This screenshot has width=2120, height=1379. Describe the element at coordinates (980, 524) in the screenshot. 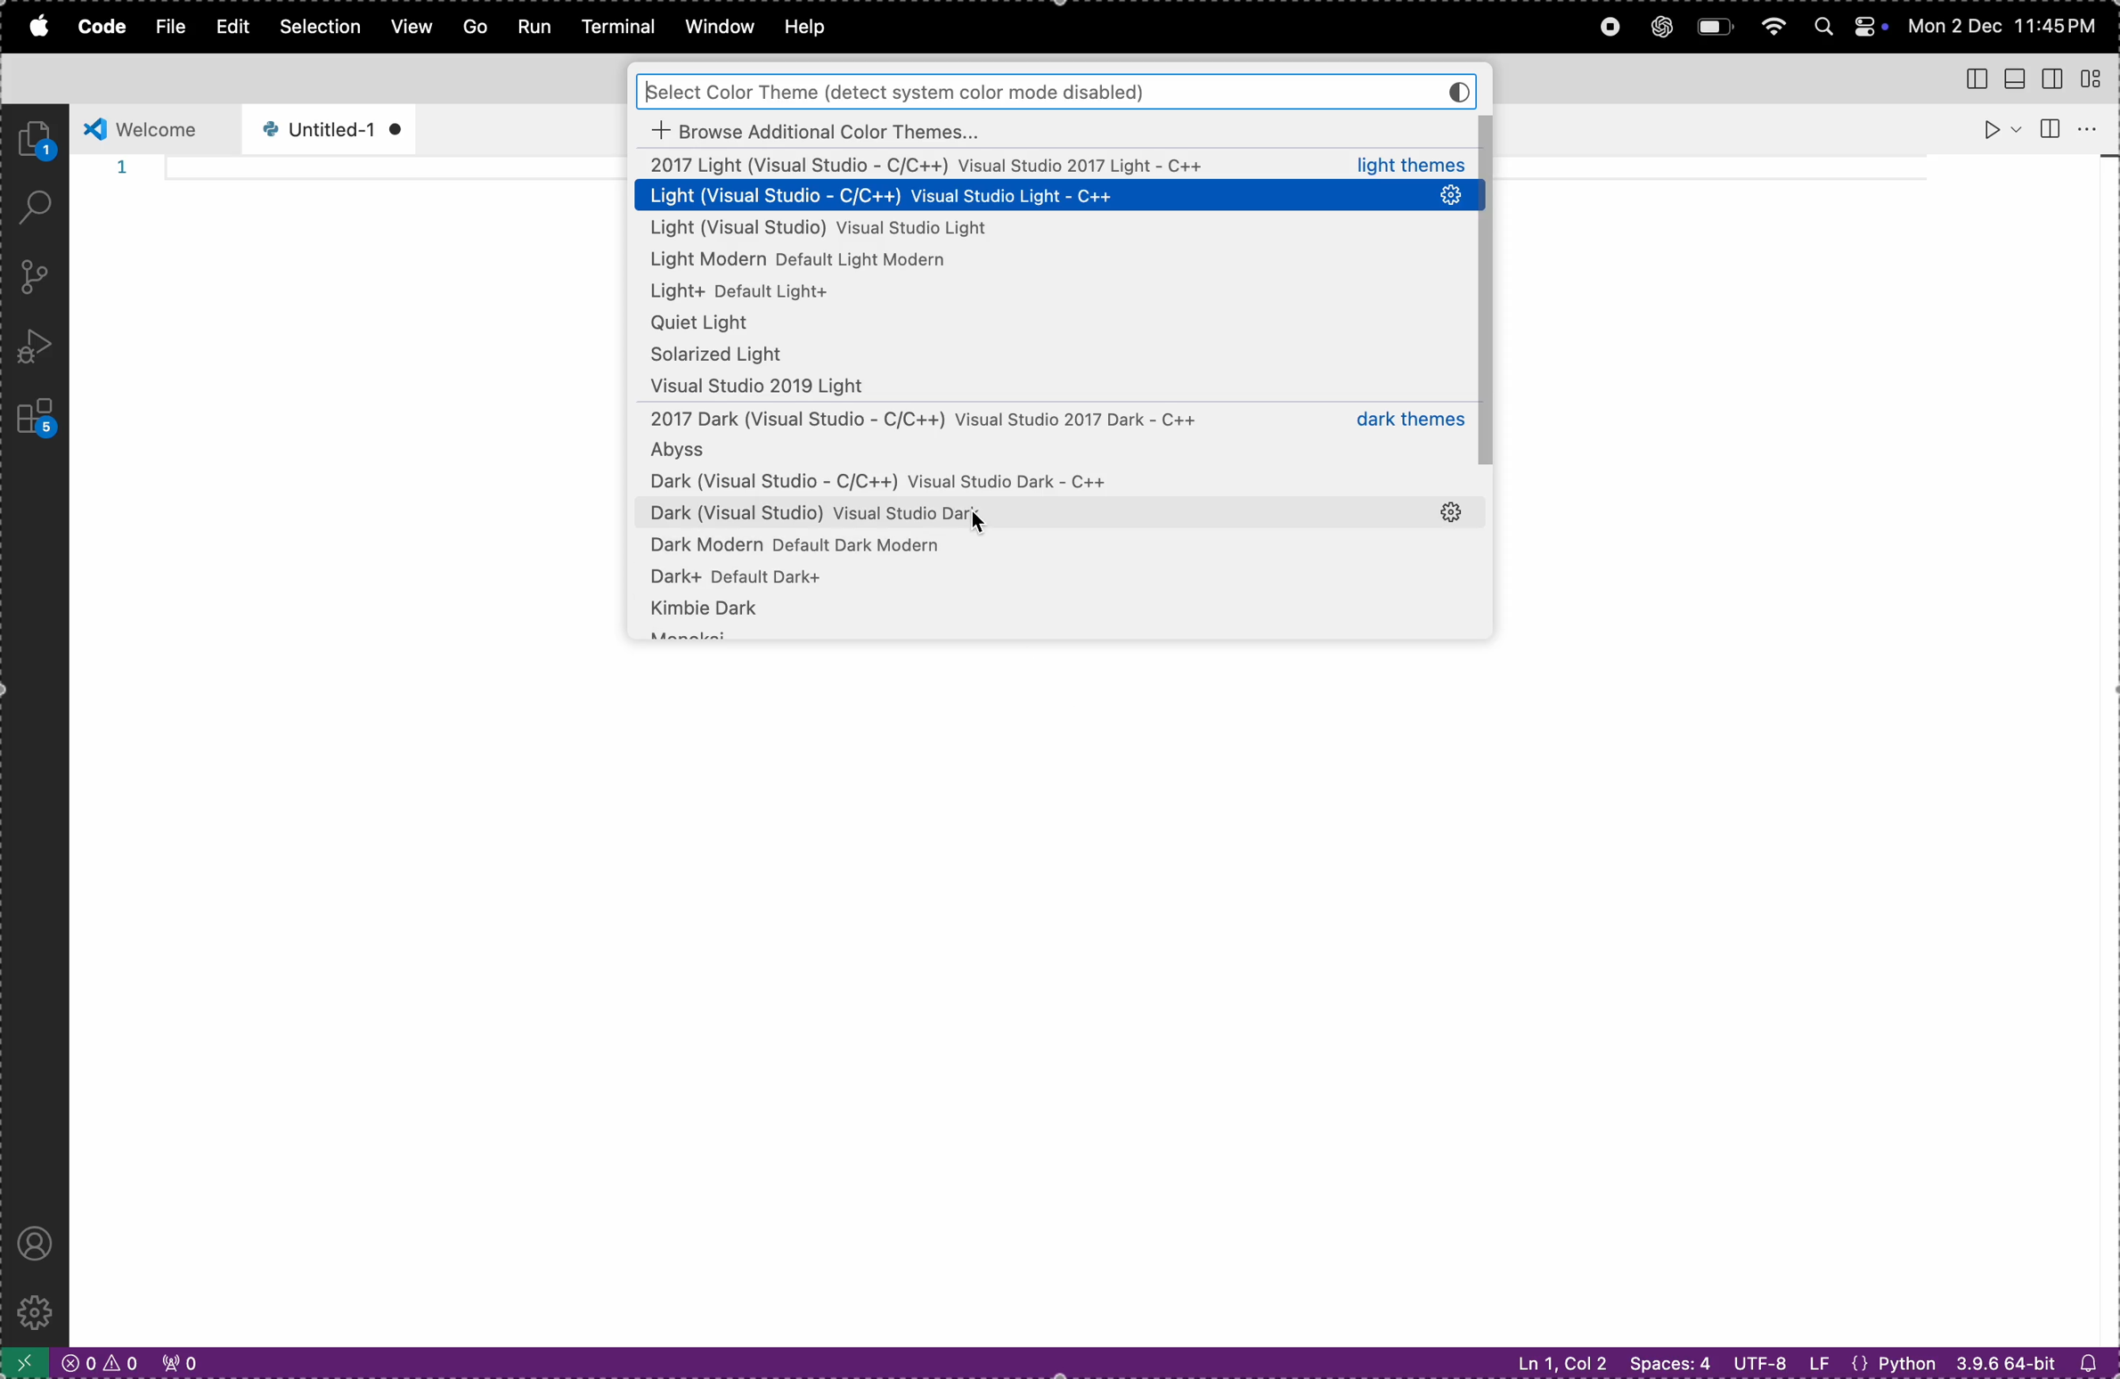

I see `Cursor` at that location.